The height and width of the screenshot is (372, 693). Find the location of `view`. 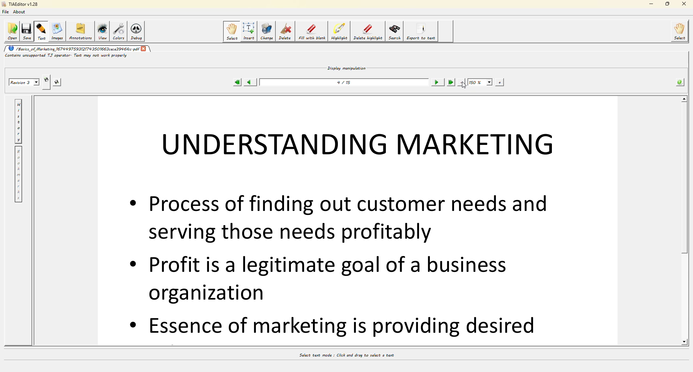

view is located at coordinates (103, 30).